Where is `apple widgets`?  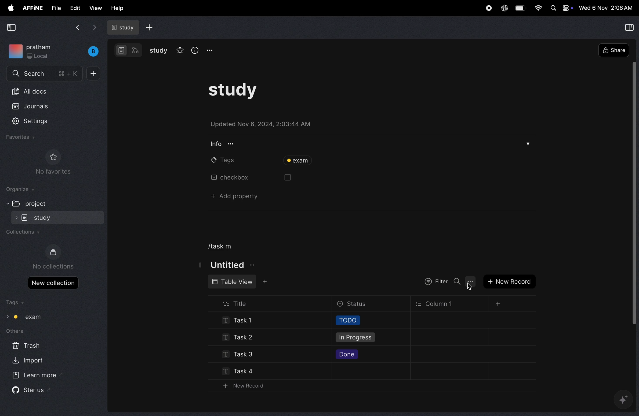
apple widgets is located at coordinates (560, 8).